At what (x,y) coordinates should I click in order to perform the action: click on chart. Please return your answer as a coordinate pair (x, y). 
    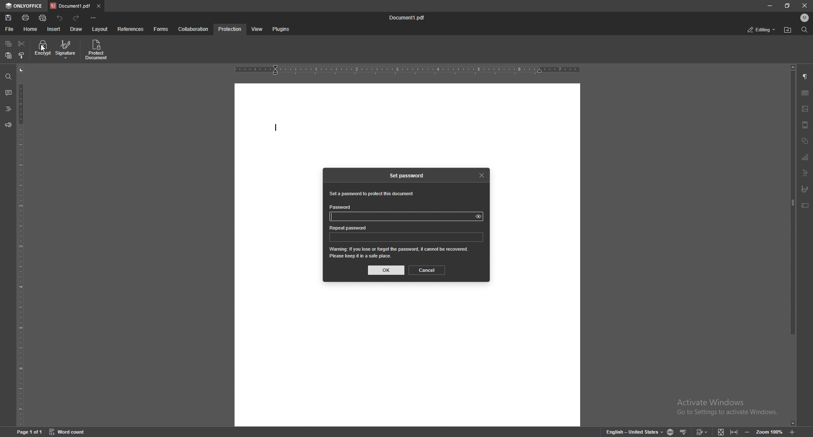
    Looking at the image, I should click on (805, 157).